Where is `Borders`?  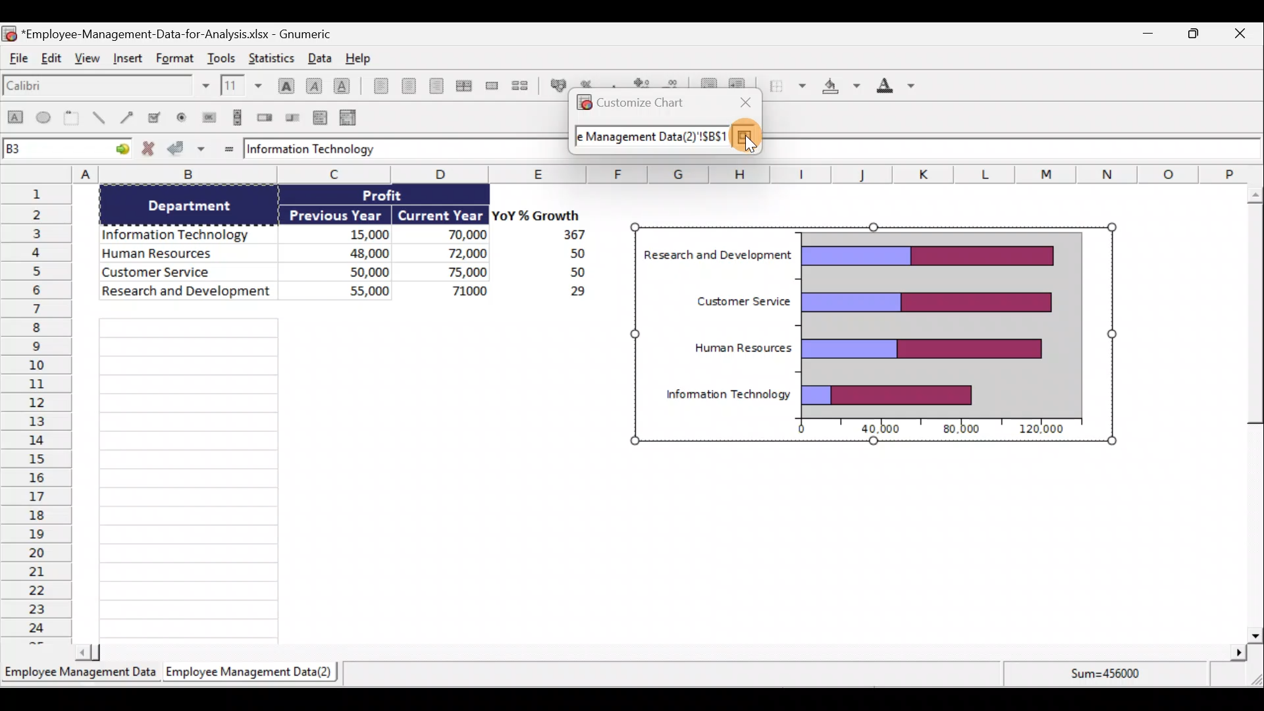 Borders is located at coordinates (785, 86).